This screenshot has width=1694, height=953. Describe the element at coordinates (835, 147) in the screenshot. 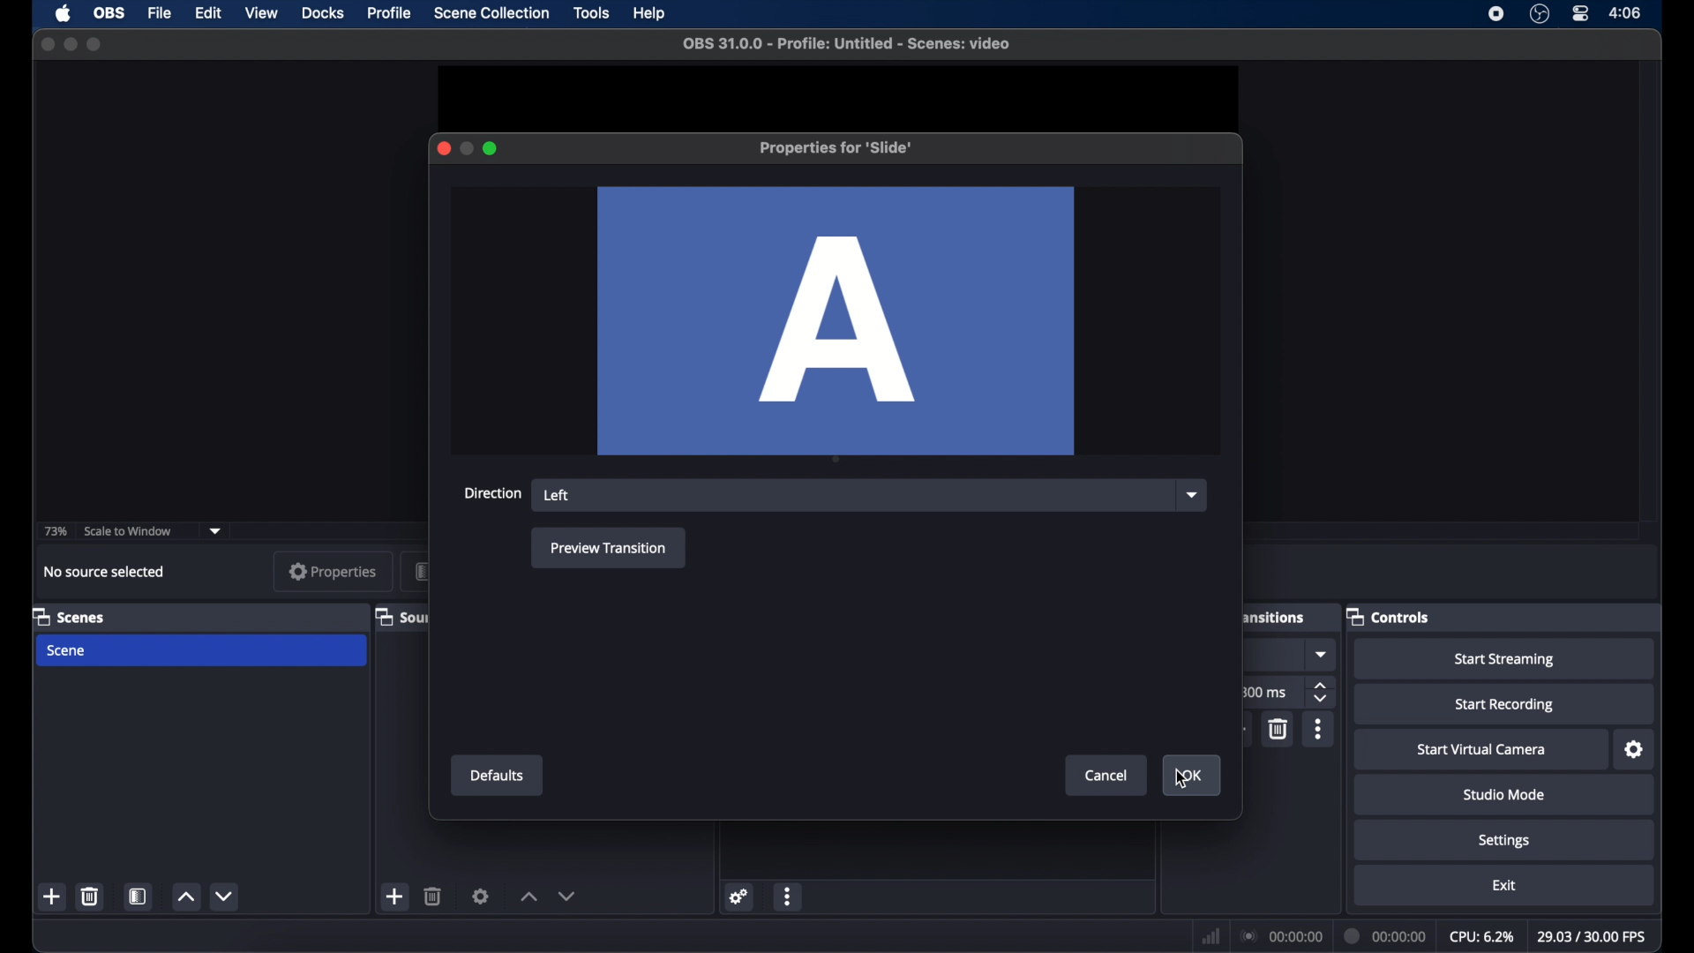

I see `properties for slide` at that location.